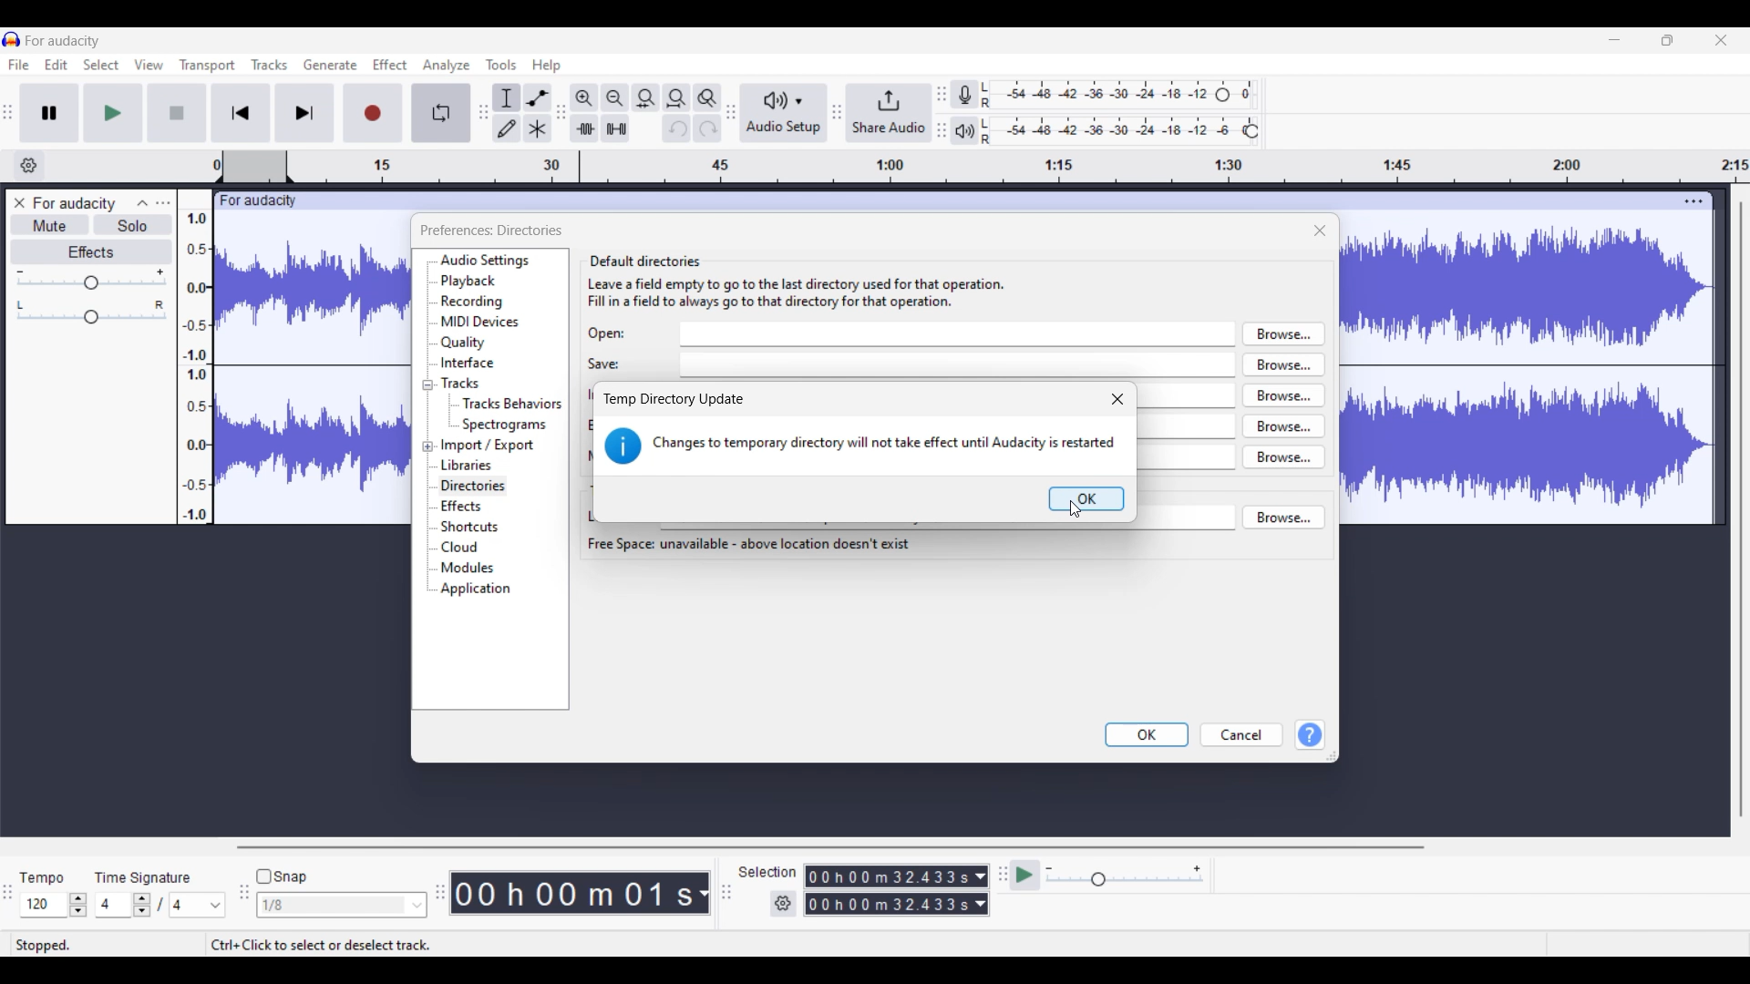 This screenshot has width=1750, height=984. I want to click on close, so click(1321, 230).